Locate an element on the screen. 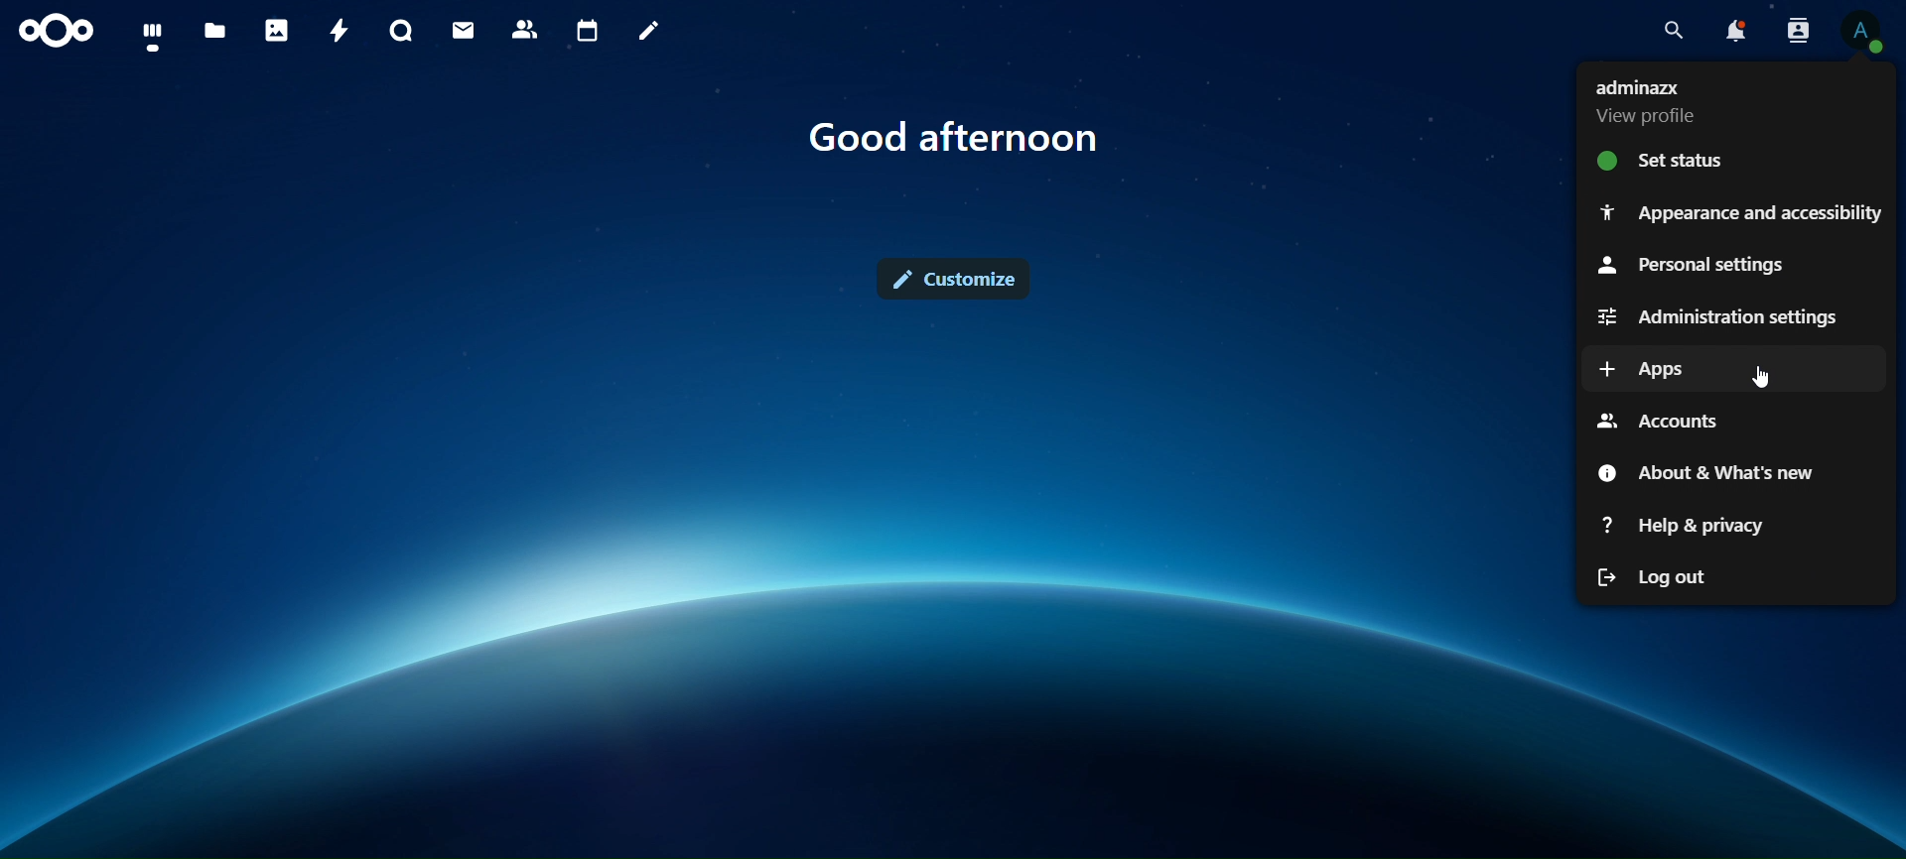  photos is located at coordinates (276, 30).